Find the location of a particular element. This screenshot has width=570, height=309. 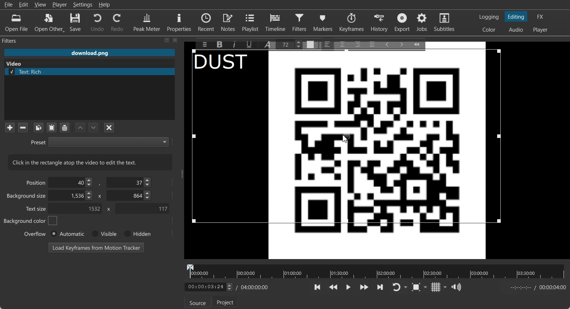

Switching to the logging layout is located at coordinates (489, 17).